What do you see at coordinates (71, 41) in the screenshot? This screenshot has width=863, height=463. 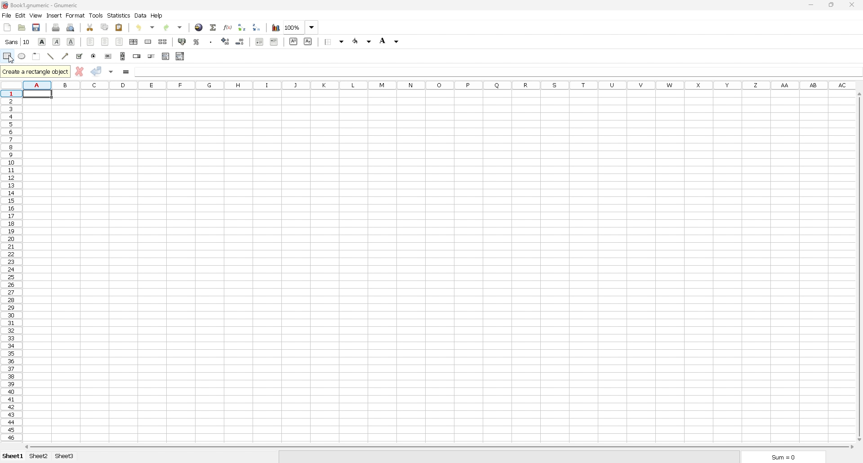 I see `underline` at bounding box center [71, 41].